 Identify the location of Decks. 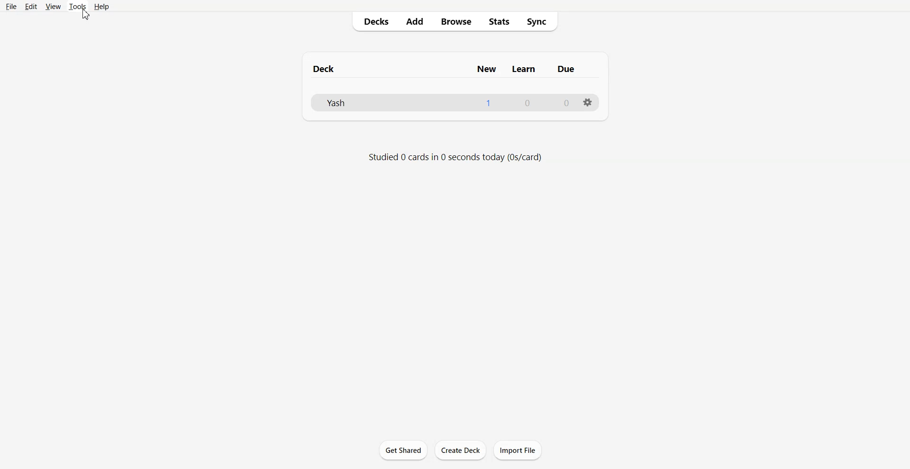
(373, 22).